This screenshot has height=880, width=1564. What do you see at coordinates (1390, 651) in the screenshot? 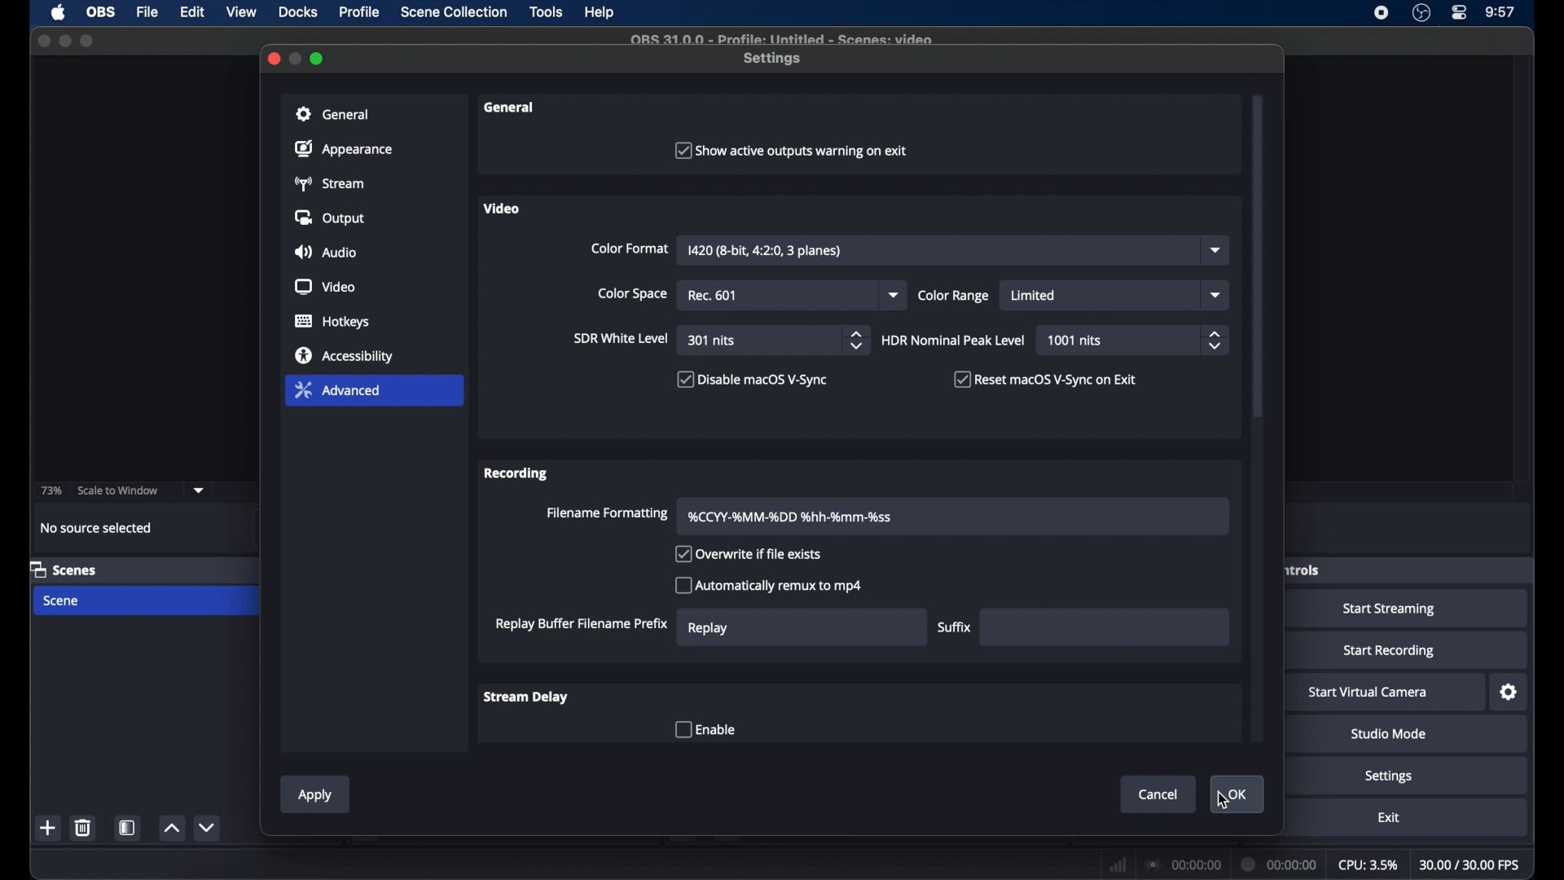
I see `start recording` at bounding box center [1390, 651].